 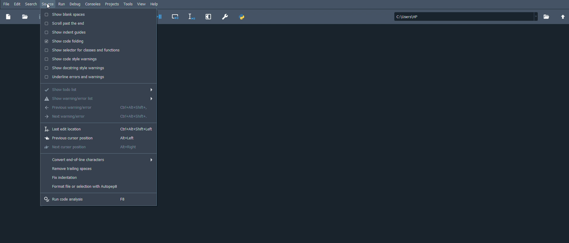 What do you see at coordinates (32, 4) in the screenshot?
I see `Search` at bounding box center [32, 4].